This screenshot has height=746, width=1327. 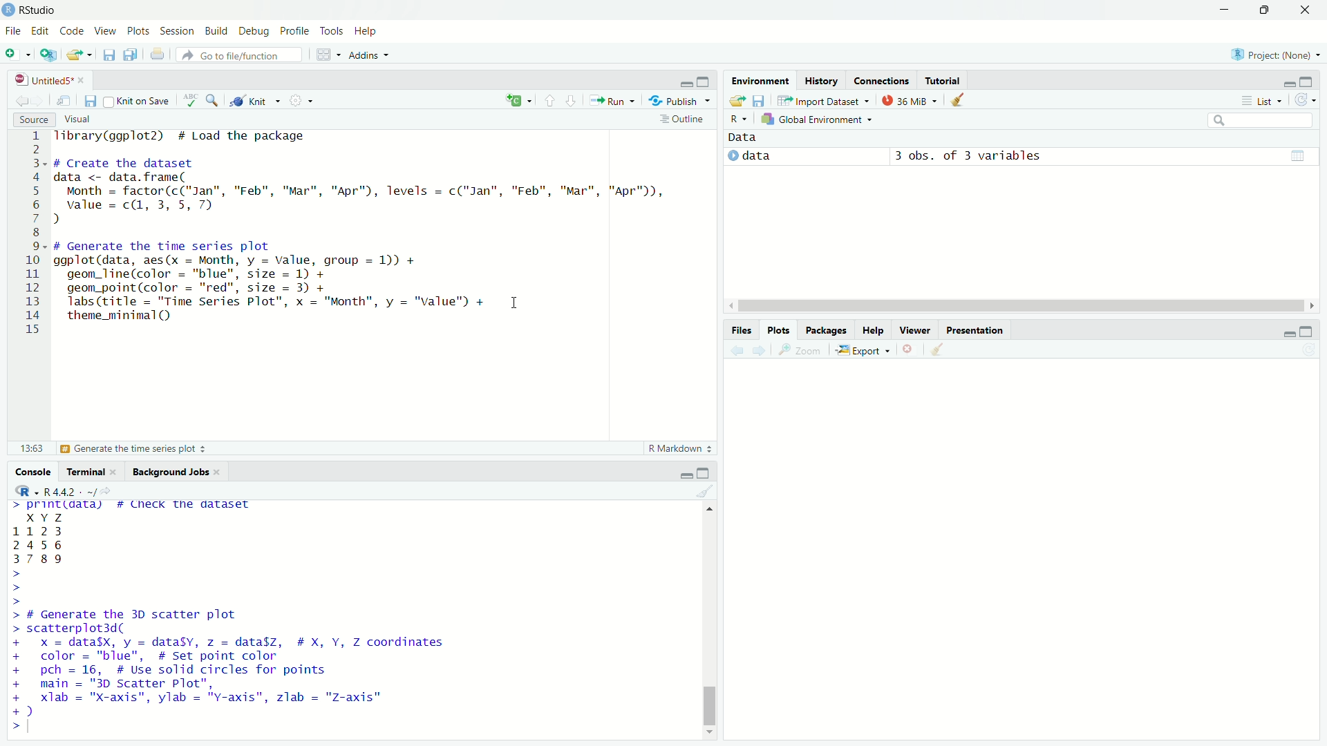 What do you see at coordinates (294, 32) in the screenshot?
I see `Profile` at bounding box center [294, 32].